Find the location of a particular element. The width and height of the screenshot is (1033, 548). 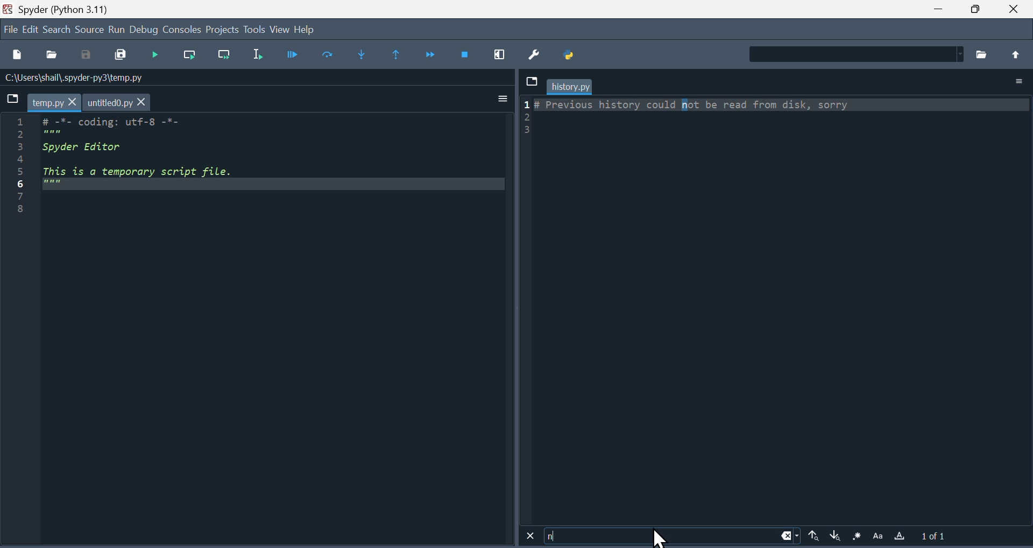

Spyder (Python 3.11) is located at coordinates (65, 10).